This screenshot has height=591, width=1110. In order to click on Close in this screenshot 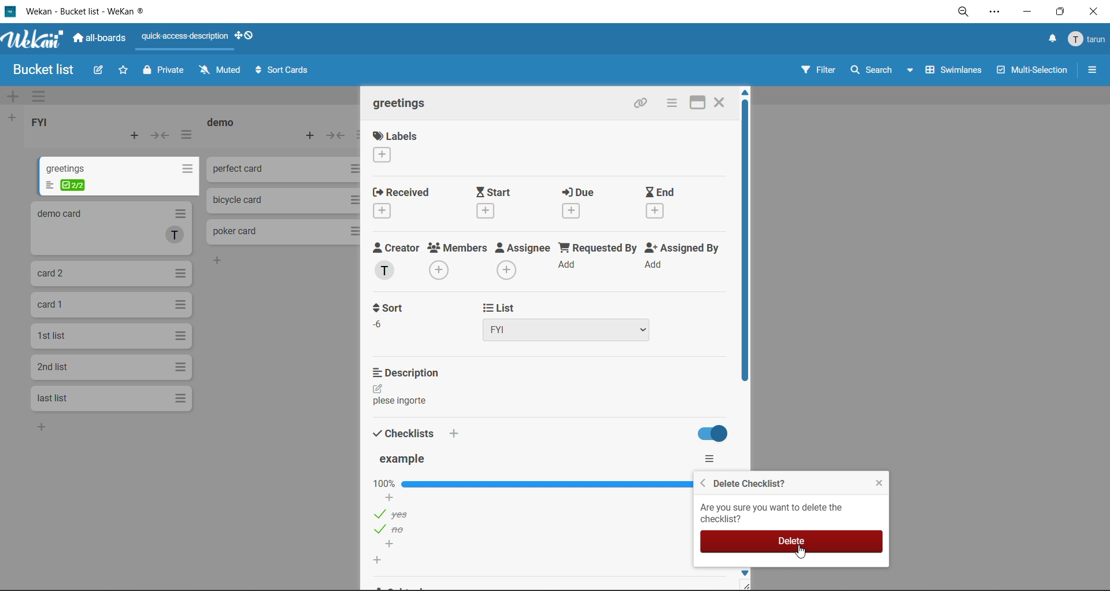, I will do `click(723, 102)`.